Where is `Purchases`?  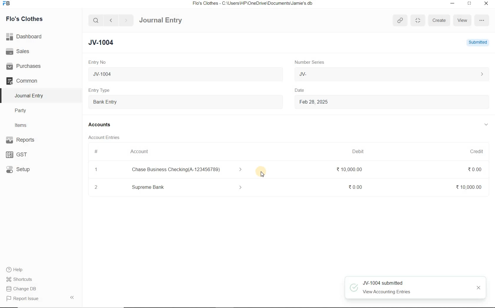
Purchases is located at coordinates (26, 66).